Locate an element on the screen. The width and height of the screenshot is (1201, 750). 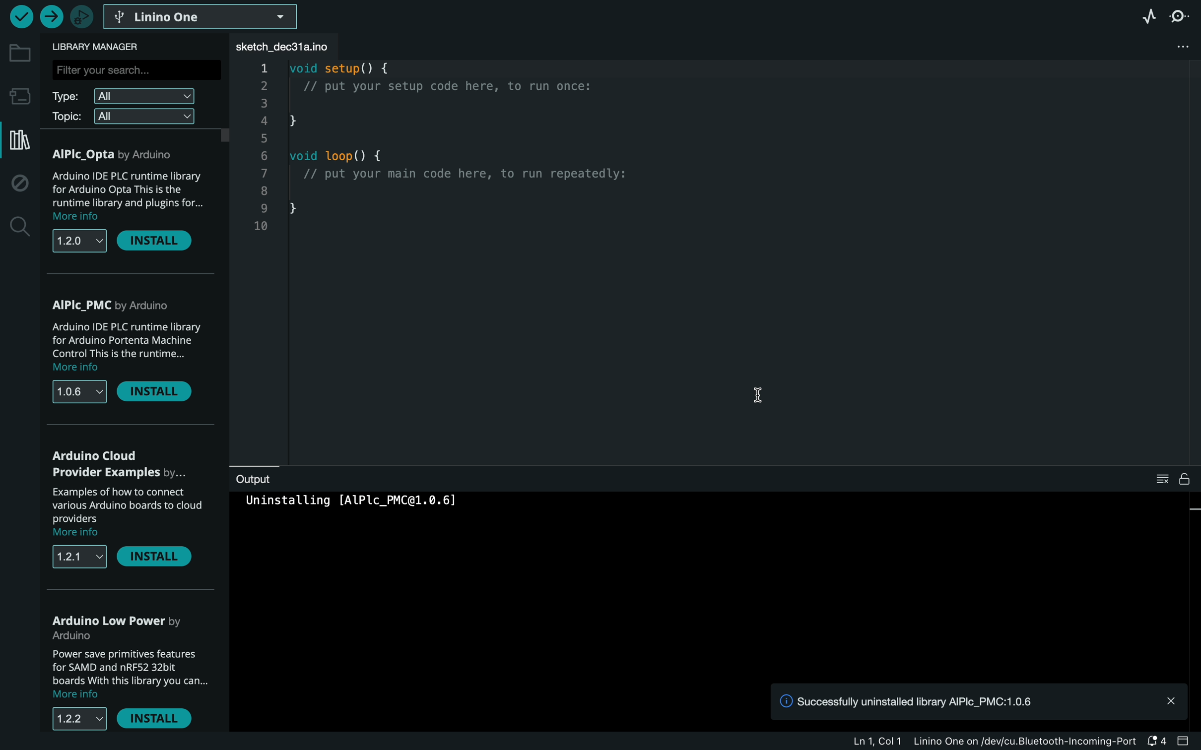
install is located at coordinates (161, 561).